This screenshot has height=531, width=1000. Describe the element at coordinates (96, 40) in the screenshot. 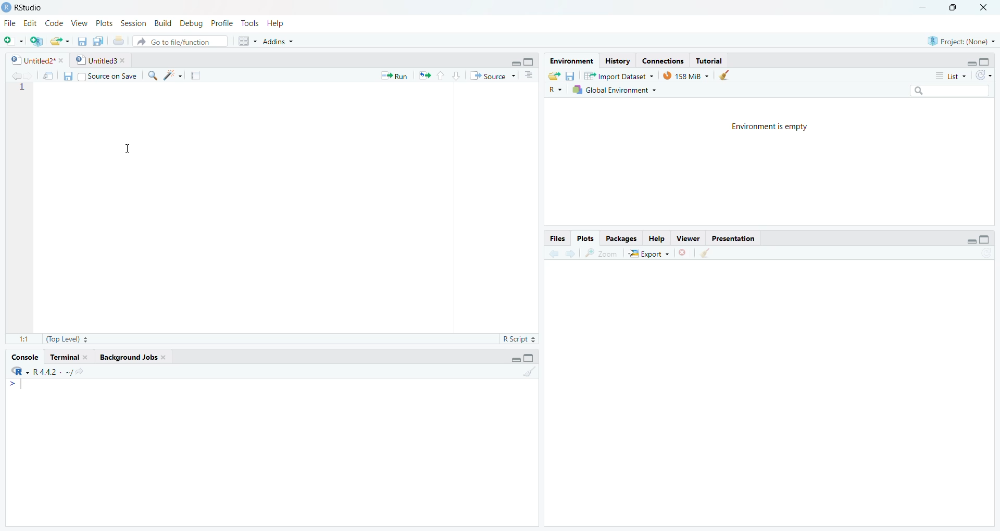

I see `save all documents` at that location.